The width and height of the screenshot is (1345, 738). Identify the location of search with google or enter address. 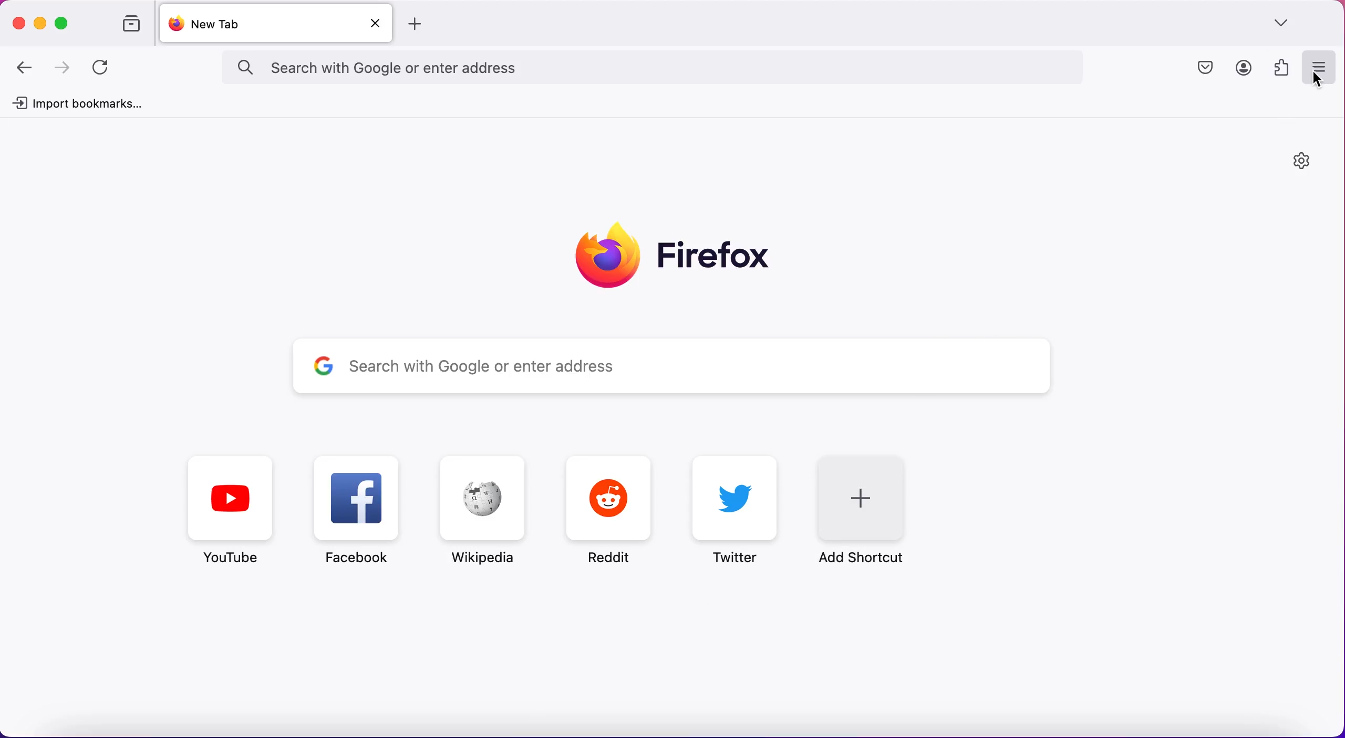
(675, 68).